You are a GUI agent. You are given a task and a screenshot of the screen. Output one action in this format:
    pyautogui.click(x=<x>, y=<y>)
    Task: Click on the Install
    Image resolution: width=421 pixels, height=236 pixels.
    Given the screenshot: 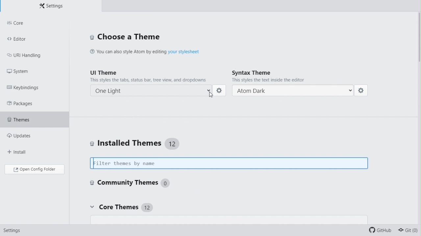 What is the action you would take?
    pyautogui.click(x=22, y=152)
    